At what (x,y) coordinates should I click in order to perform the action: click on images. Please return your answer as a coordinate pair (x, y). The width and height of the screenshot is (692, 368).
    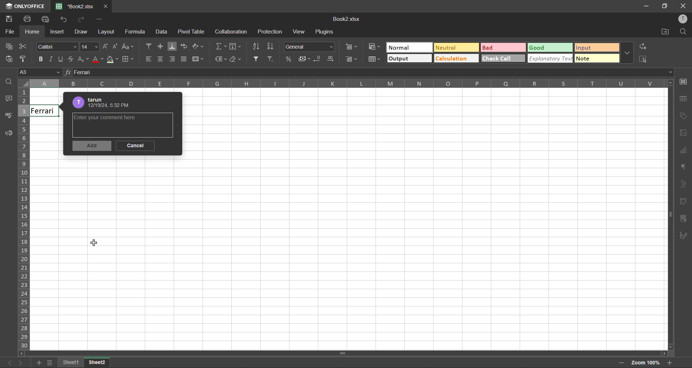
    Looking at the image, I should click on (685, 134).